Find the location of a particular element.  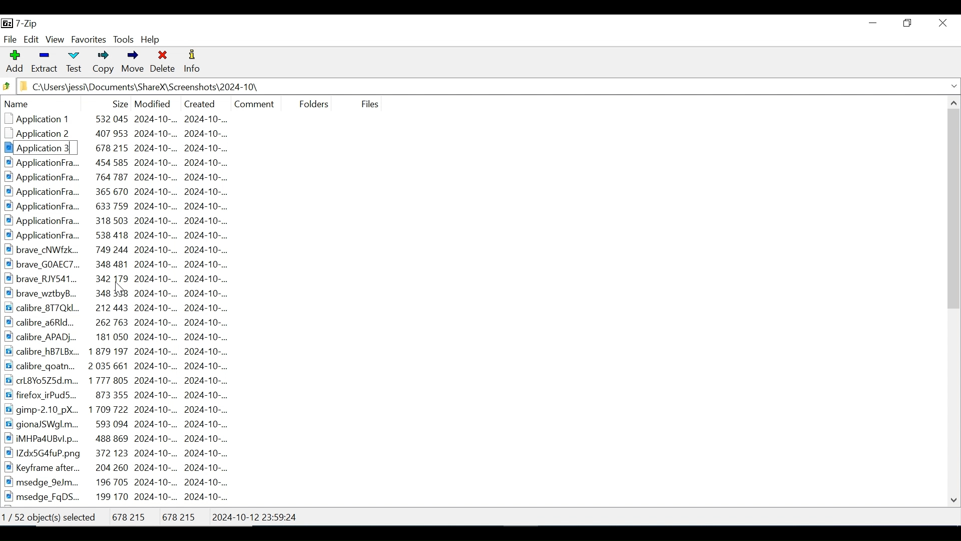

Keyframe after... 204 260 2024-10-.. 2024-10-... is located at coordinates (123, 467).